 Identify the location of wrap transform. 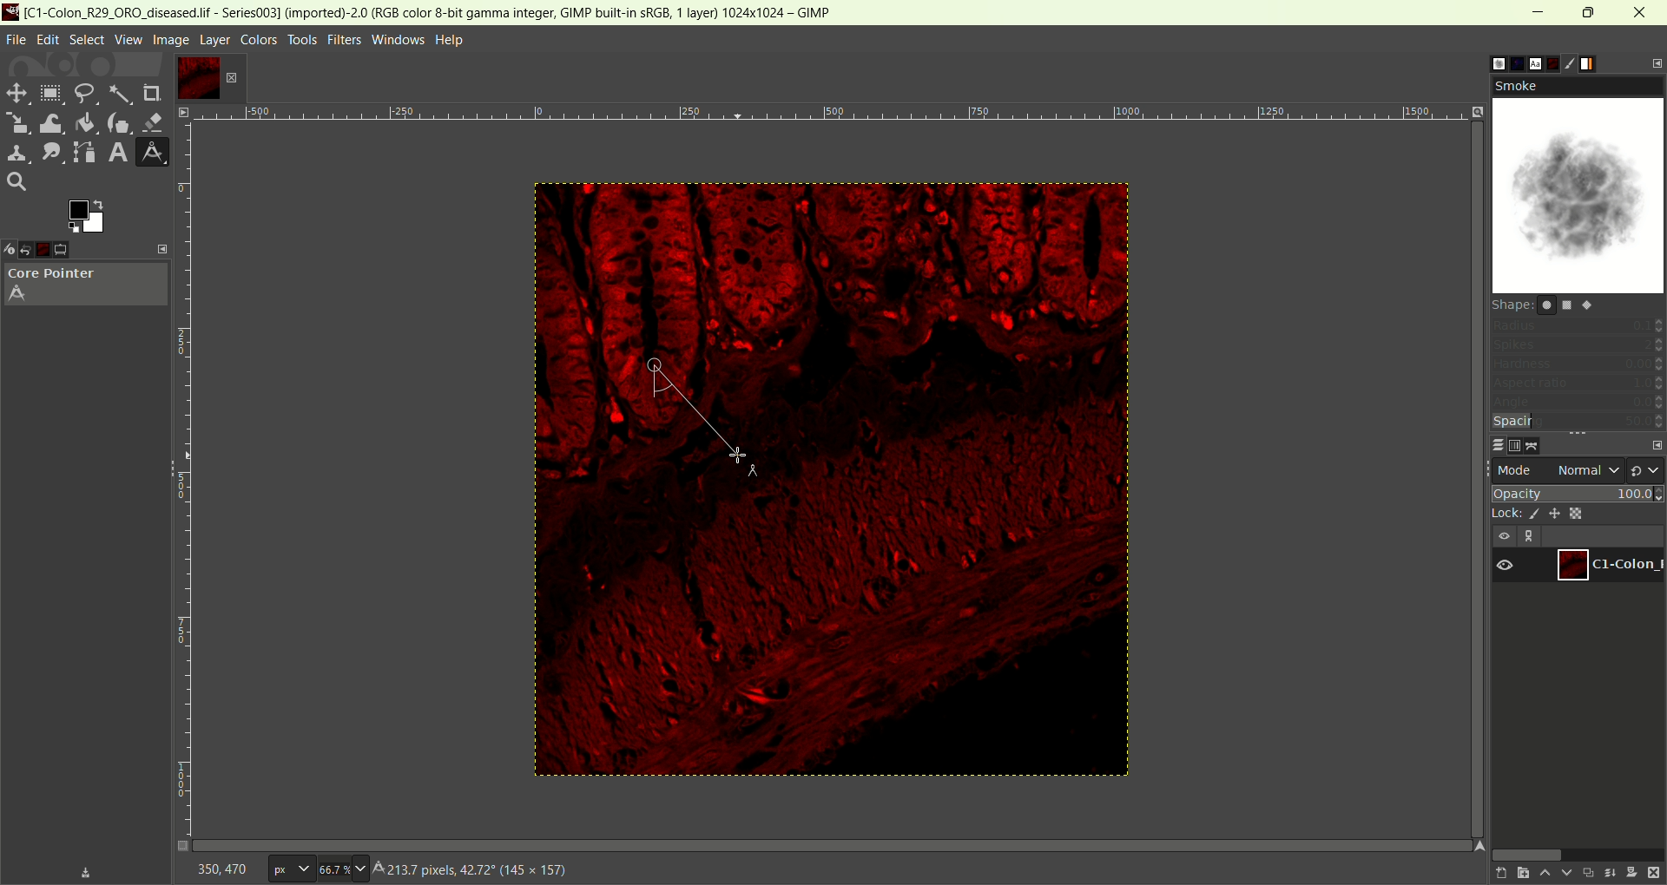
(48, 122).